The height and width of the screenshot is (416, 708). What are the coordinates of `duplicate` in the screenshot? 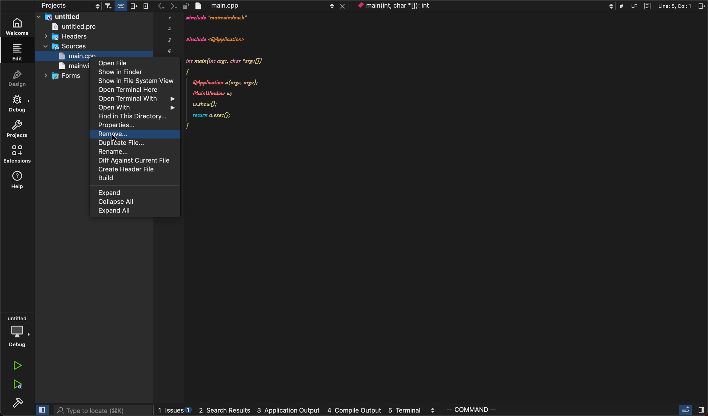 It's located at (124, 143).